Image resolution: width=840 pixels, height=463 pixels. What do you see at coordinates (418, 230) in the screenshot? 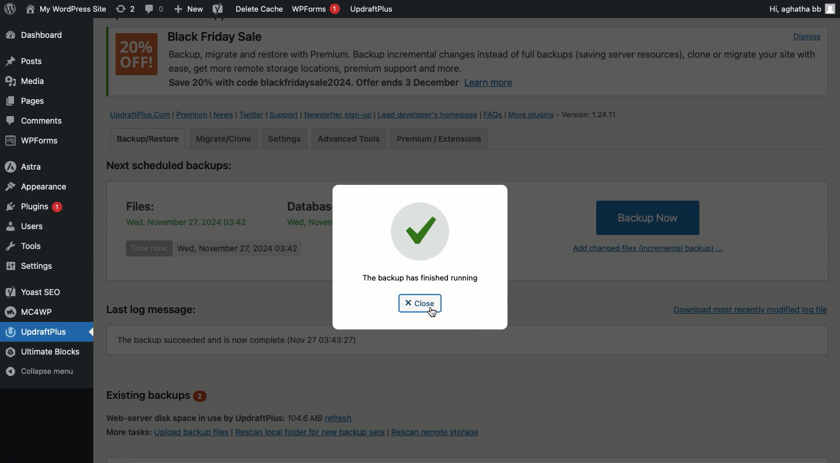
I see `Emblem` at bounding box center [418, 230].